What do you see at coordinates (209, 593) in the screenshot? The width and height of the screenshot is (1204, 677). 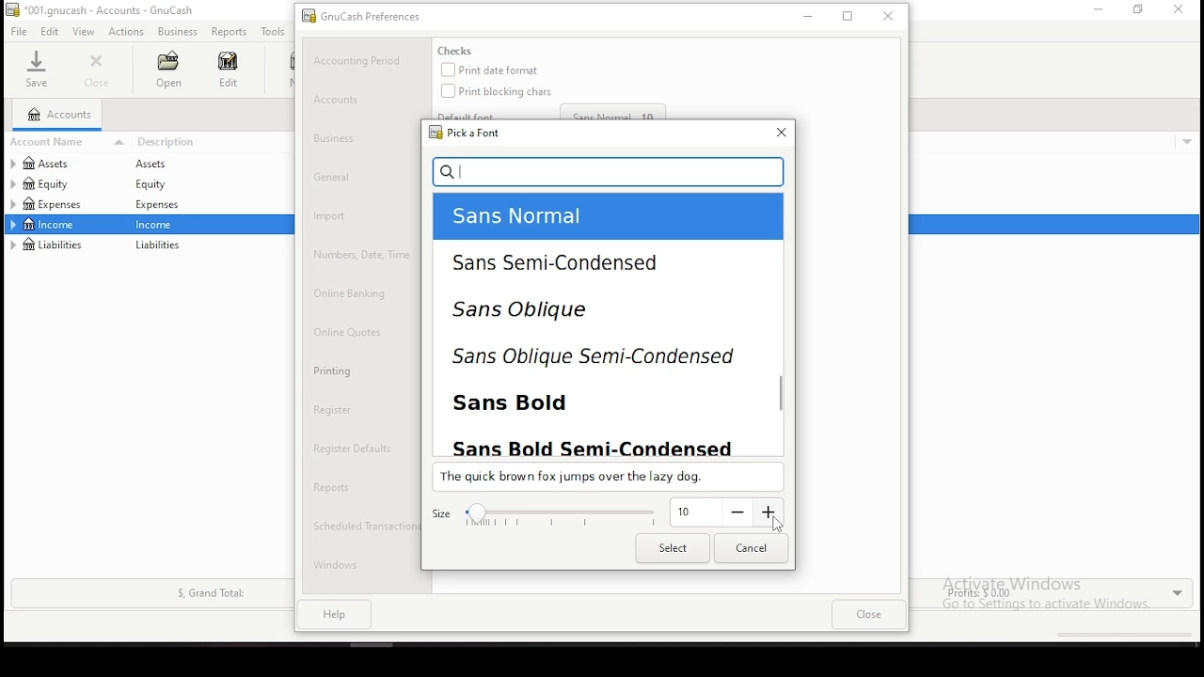 I see `S, Grand Total` at bounding box center [209, 593].